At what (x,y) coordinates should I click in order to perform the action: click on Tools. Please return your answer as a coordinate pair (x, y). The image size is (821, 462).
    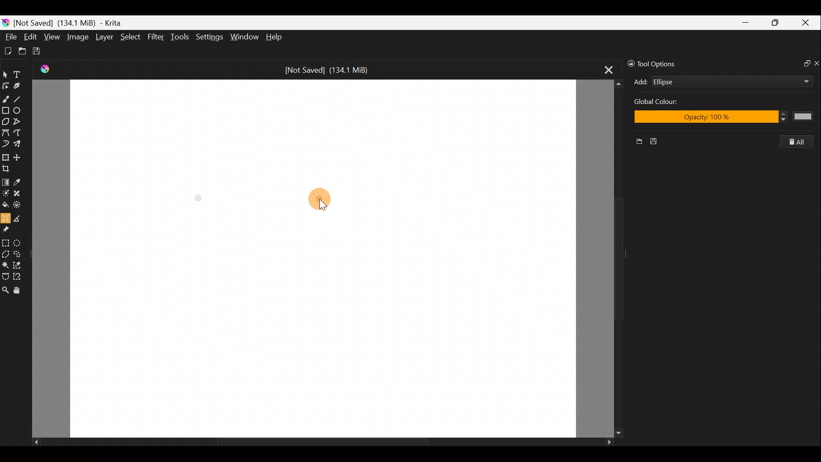
    Looking at the image, I should click on (181, 38).